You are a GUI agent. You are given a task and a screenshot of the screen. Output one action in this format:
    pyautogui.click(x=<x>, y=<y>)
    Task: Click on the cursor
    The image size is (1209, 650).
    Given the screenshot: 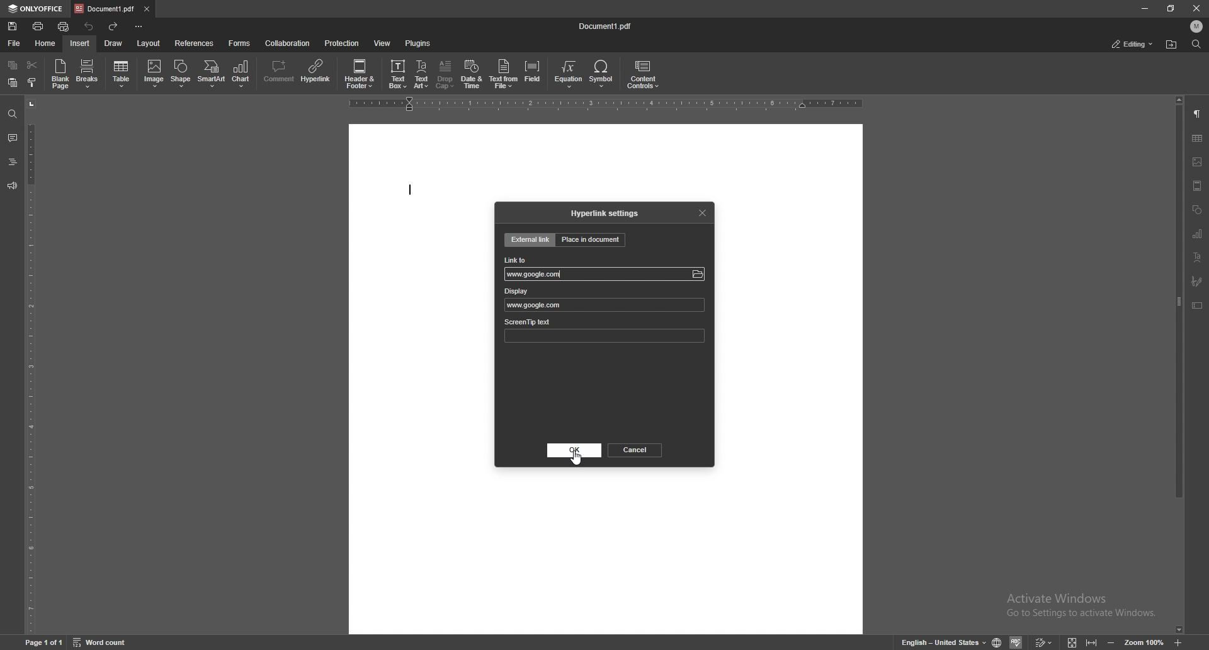 What is the action you would take?
    pyautogui.click(x=577, y=457)
    